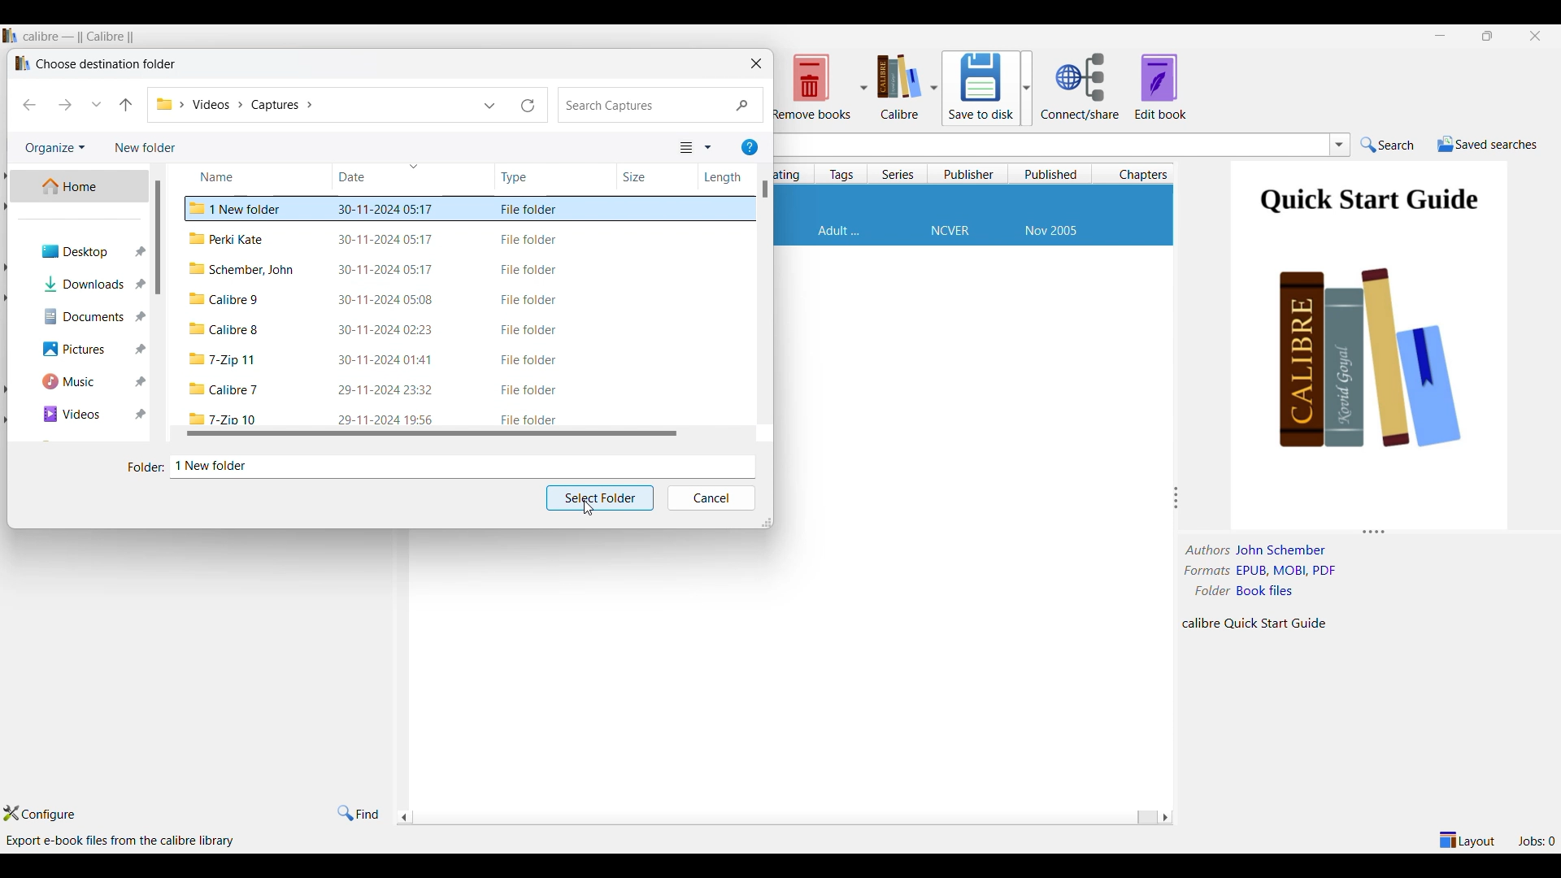 The width and height of the screenshot is (1561, 878). I want to click on date, so click(388, 331).